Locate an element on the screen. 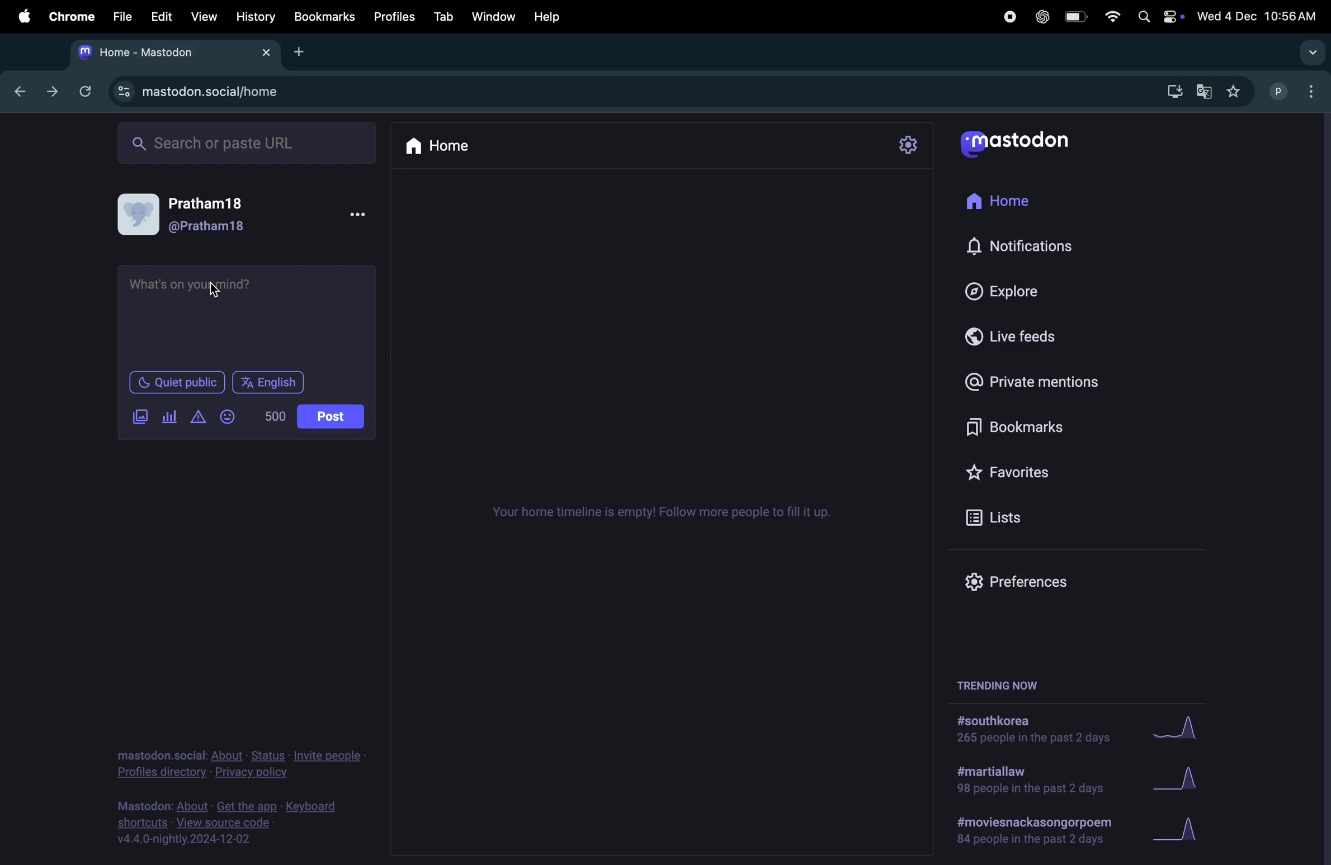 The height and width of the screenshot is (865, 1331). settings is located at coordinates (908, 146).